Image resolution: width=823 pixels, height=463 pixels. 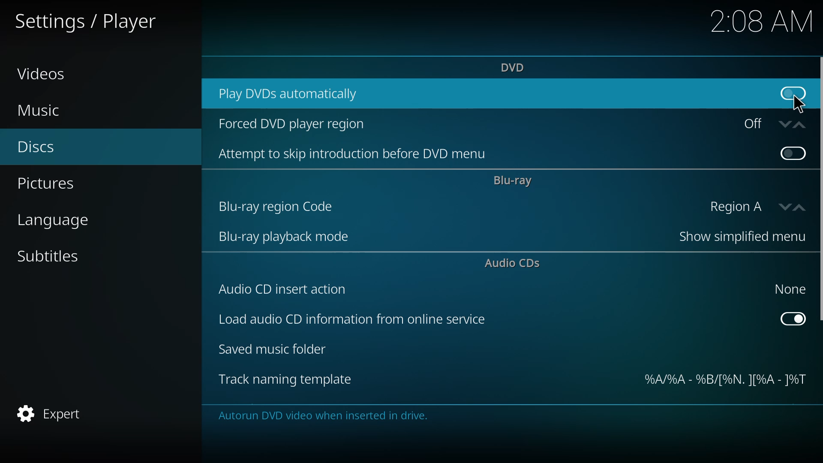 What do you see at coordinates (52, 413) in the screenshot?
I see `expert` at bounding box center [52, 413].